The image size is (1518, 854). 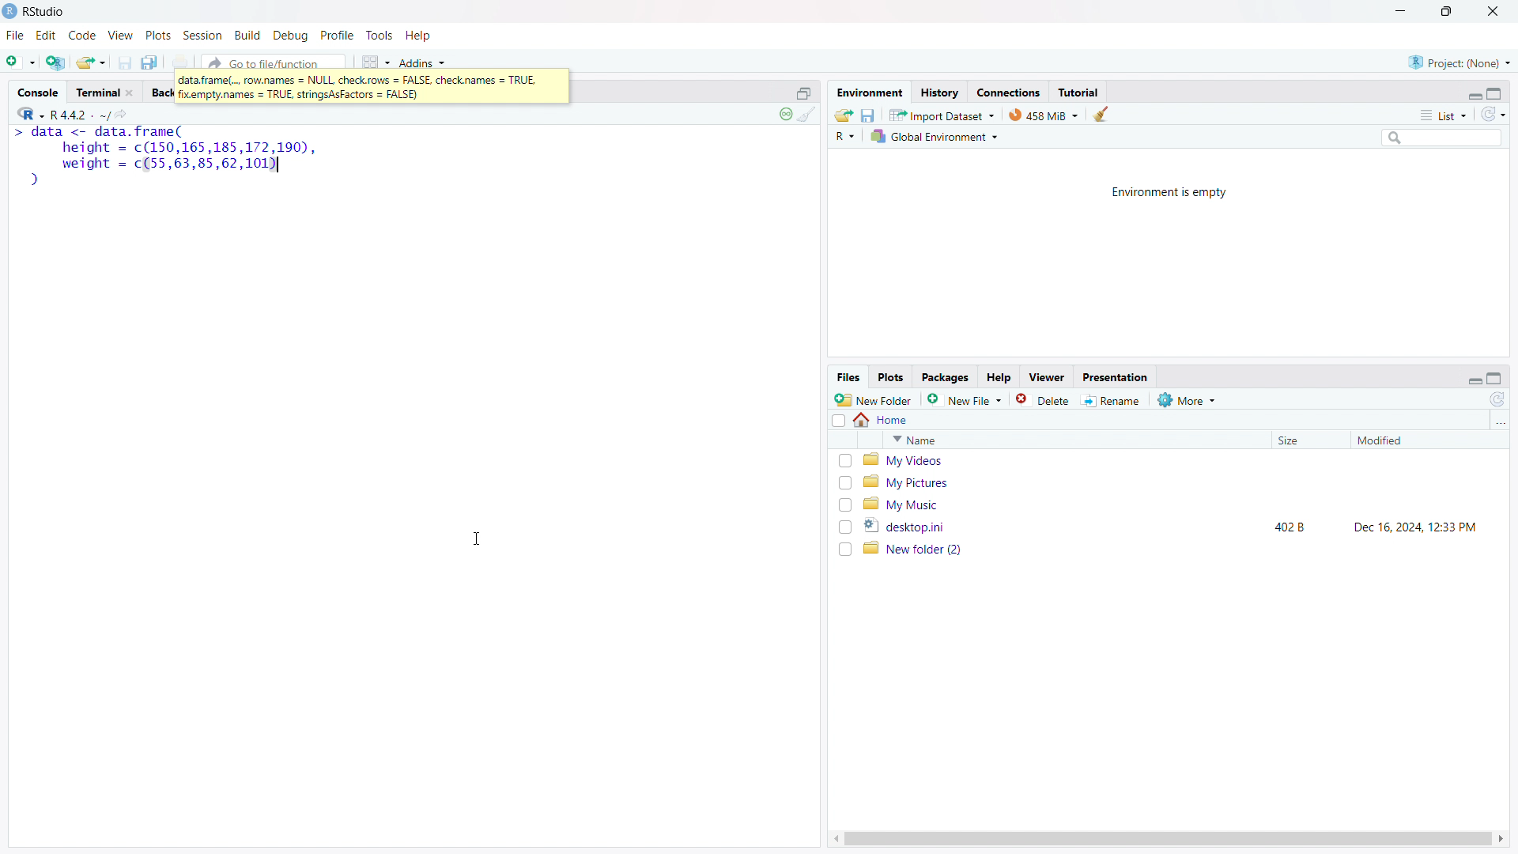 What do you see at coordinates (121, 36) in the screenshot?
I see `view` at bounding box center [121, 36].